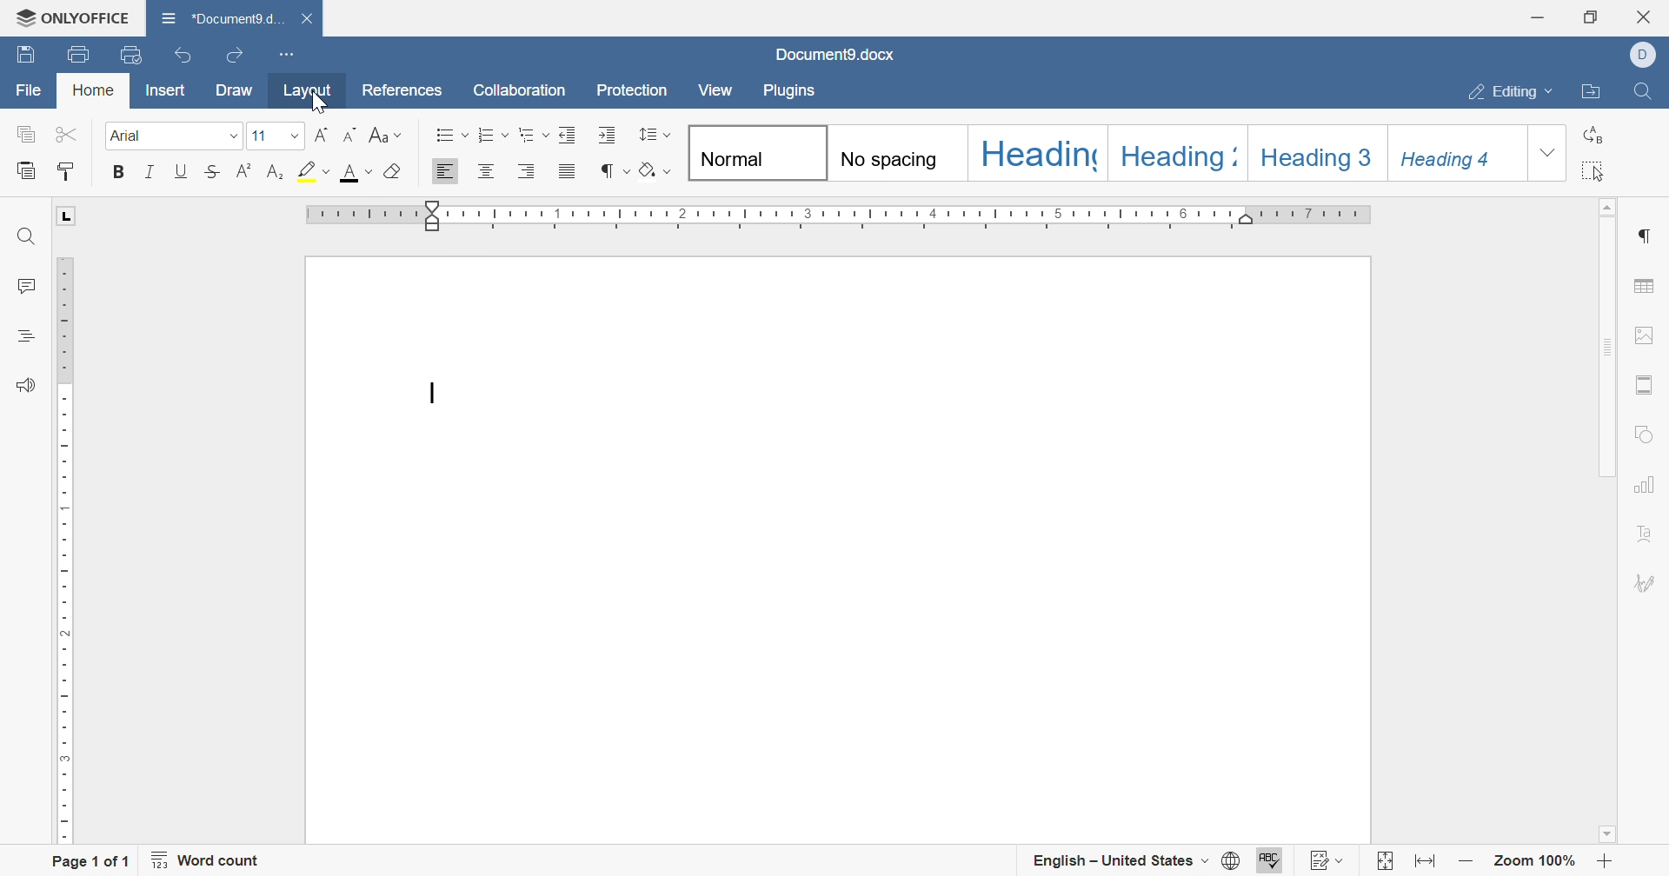 The image size is (1669, 876). Describe the element at coordinates (1422, 865) in the screenshot. I see `fit to width` at that location.